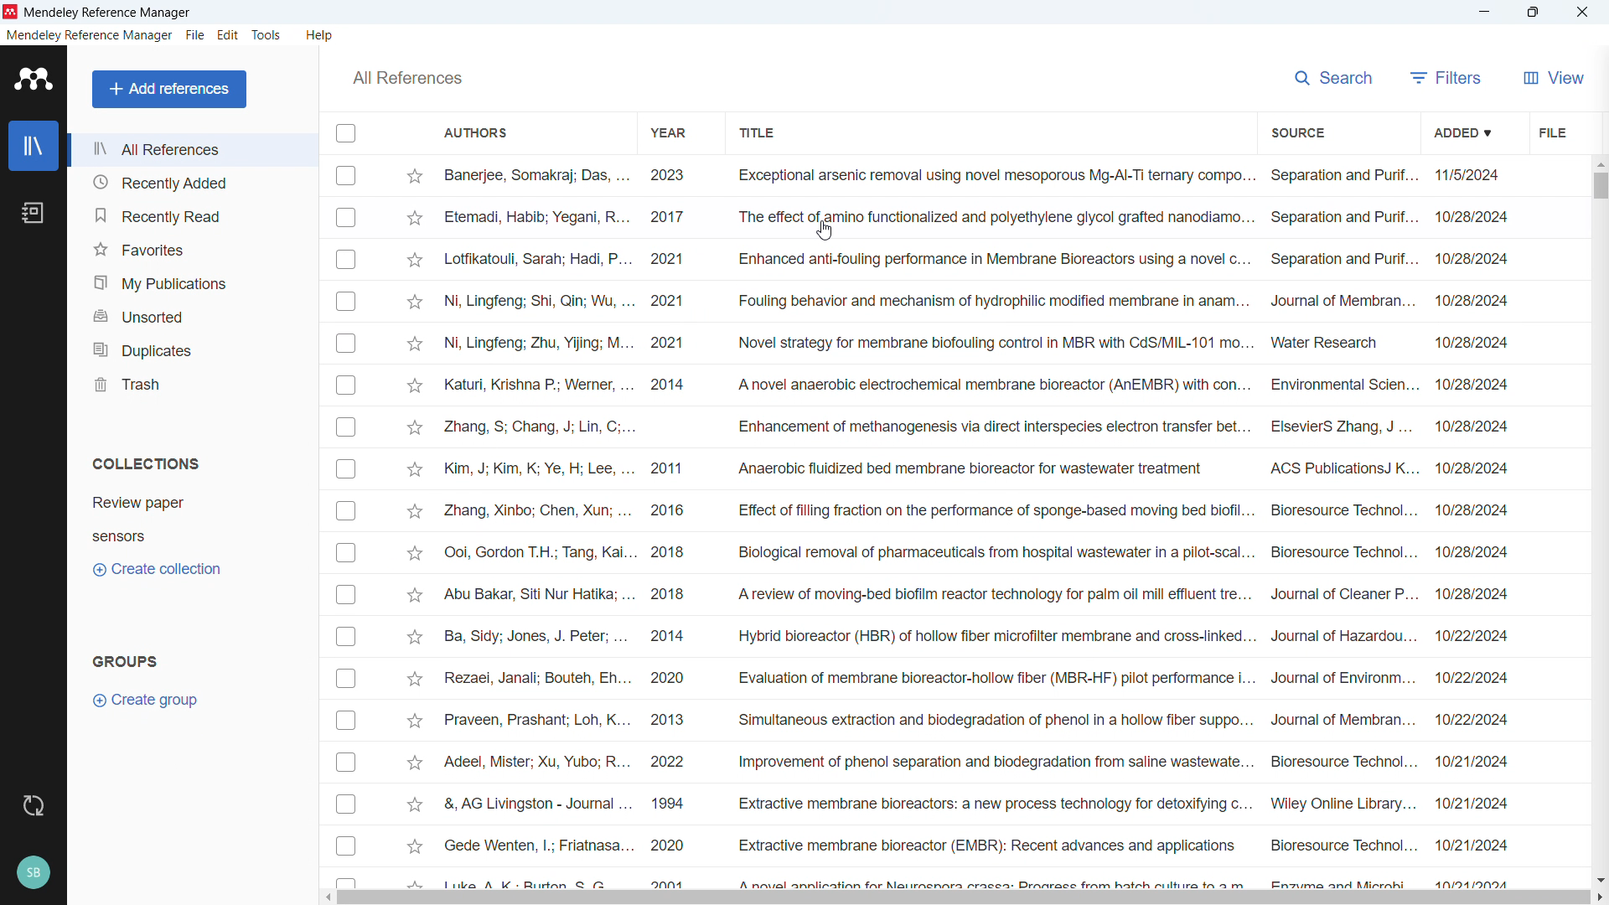 This screenshot has width=1609, height=905. I want to click on collections , so click(146, 463).